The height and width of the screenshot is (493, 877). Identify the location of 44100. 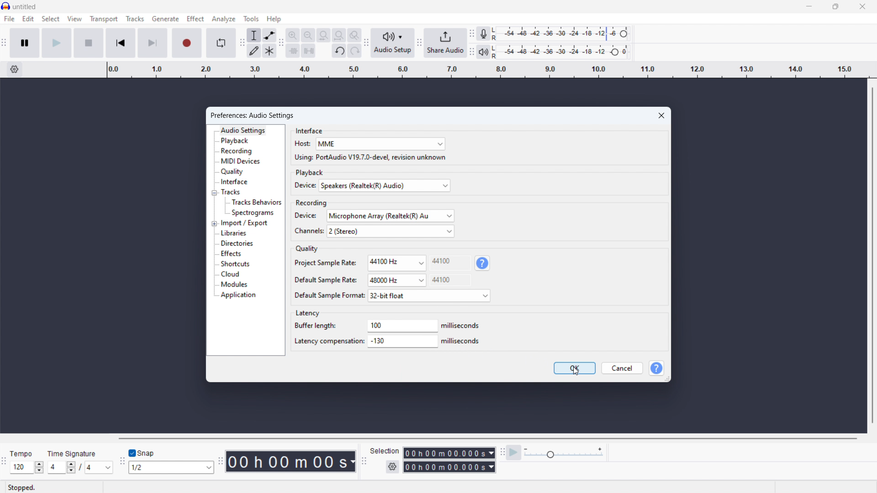
(451, 280).